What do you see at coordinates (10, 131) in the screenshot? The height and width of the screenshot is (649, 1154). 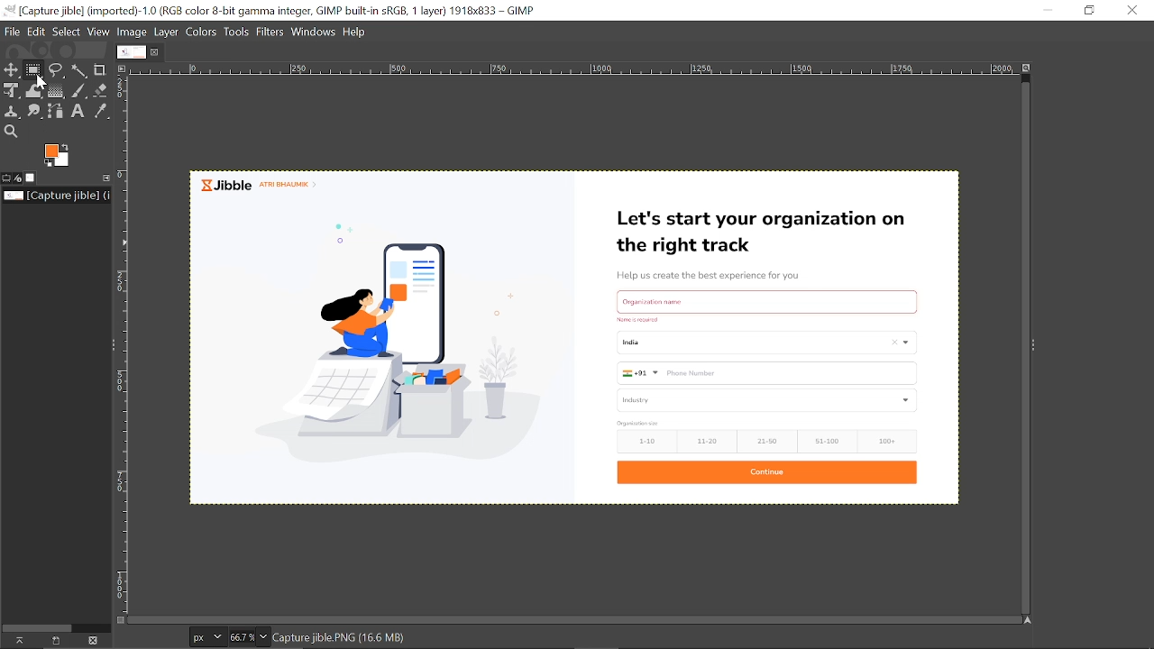 I see `Zoom tool` at bounding box center [10, 131].